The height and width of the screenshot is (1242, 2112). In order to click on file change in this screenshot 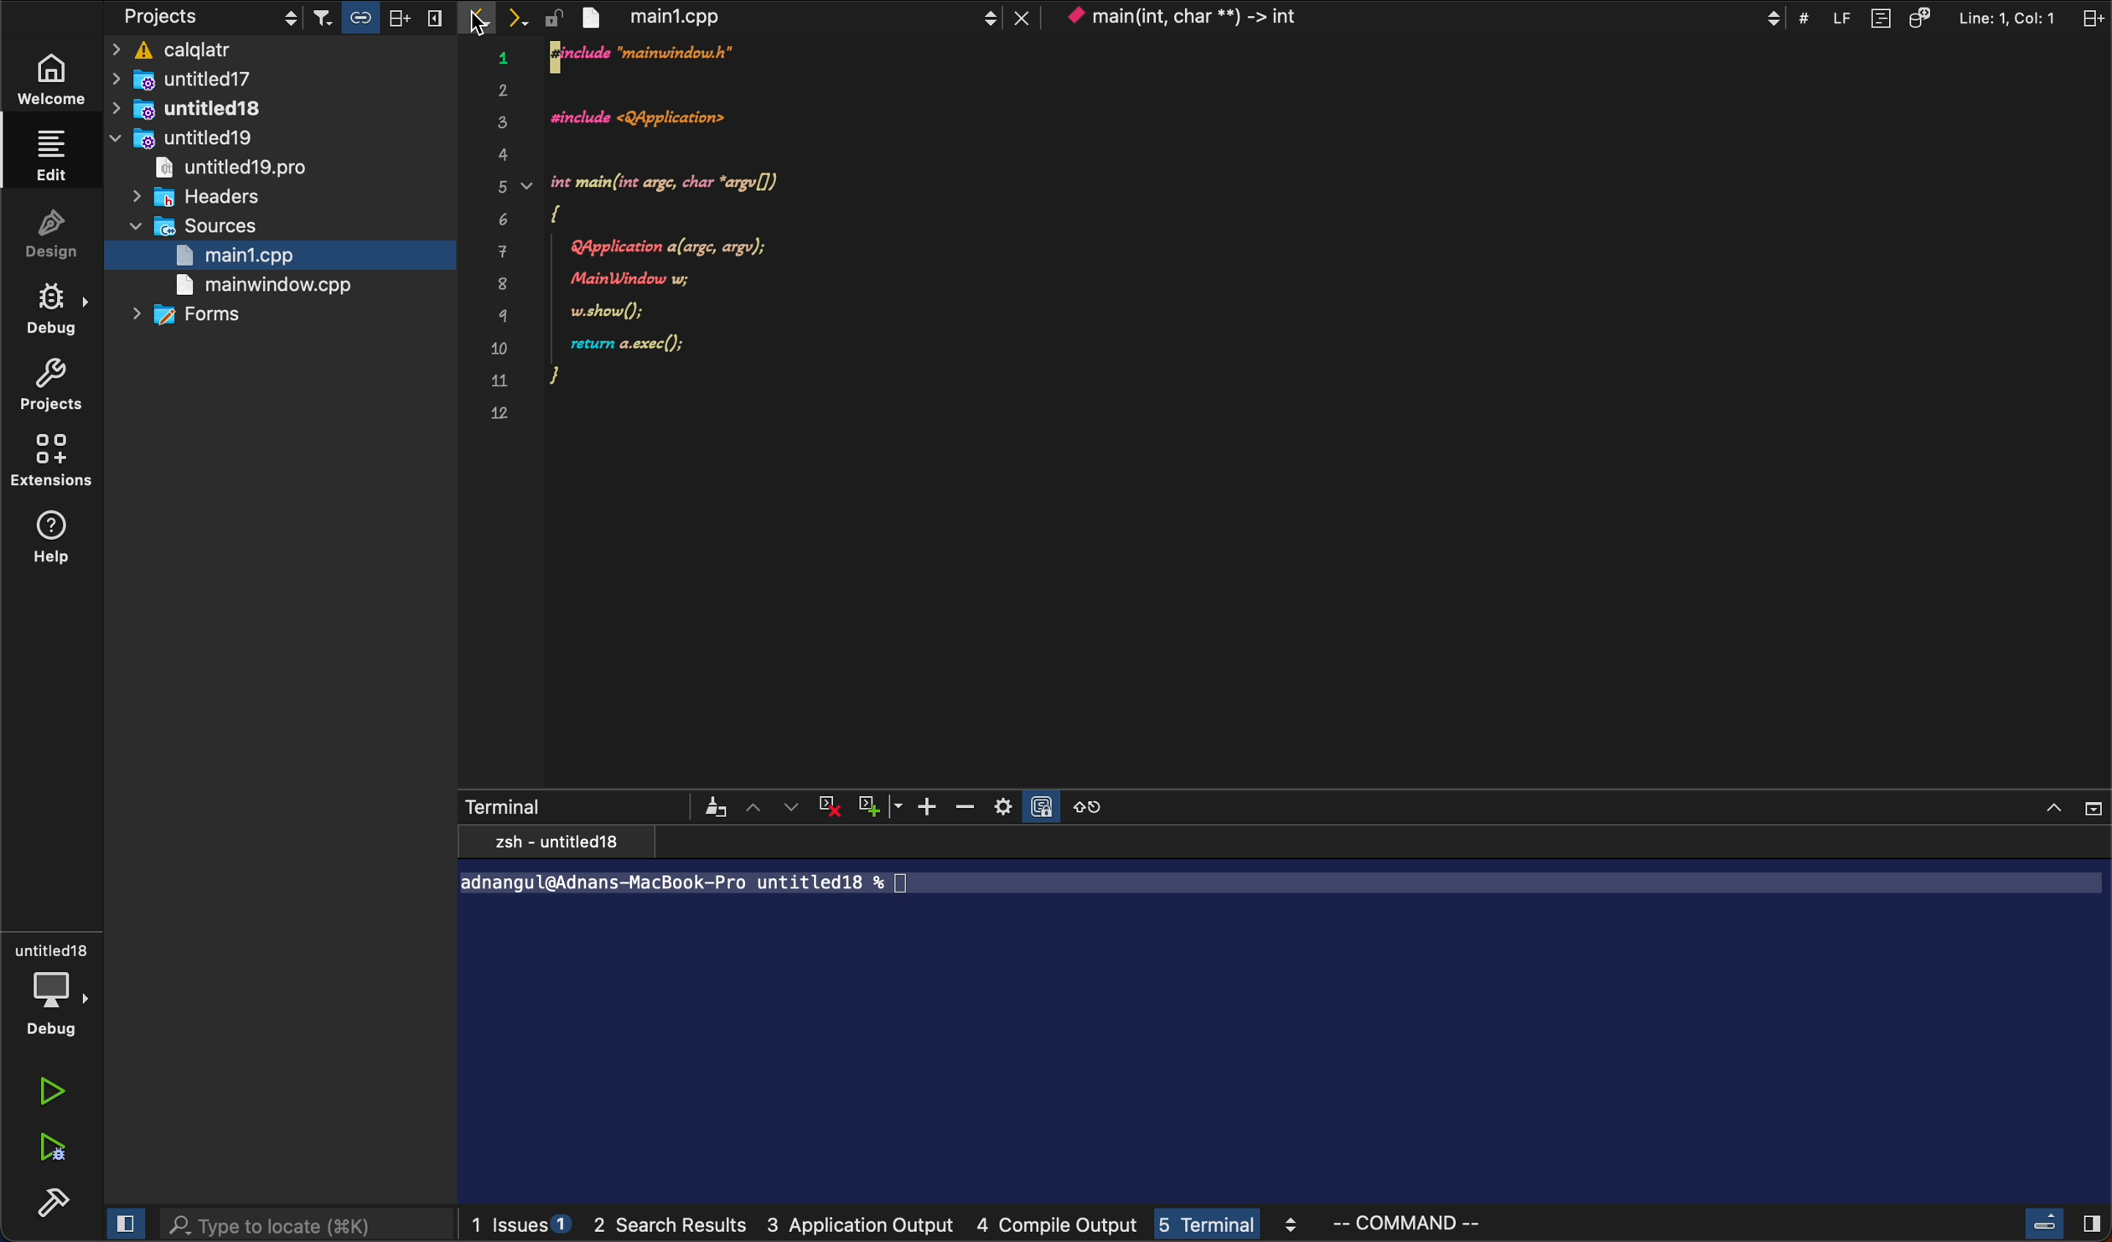, I will do `click(665, 235)`.